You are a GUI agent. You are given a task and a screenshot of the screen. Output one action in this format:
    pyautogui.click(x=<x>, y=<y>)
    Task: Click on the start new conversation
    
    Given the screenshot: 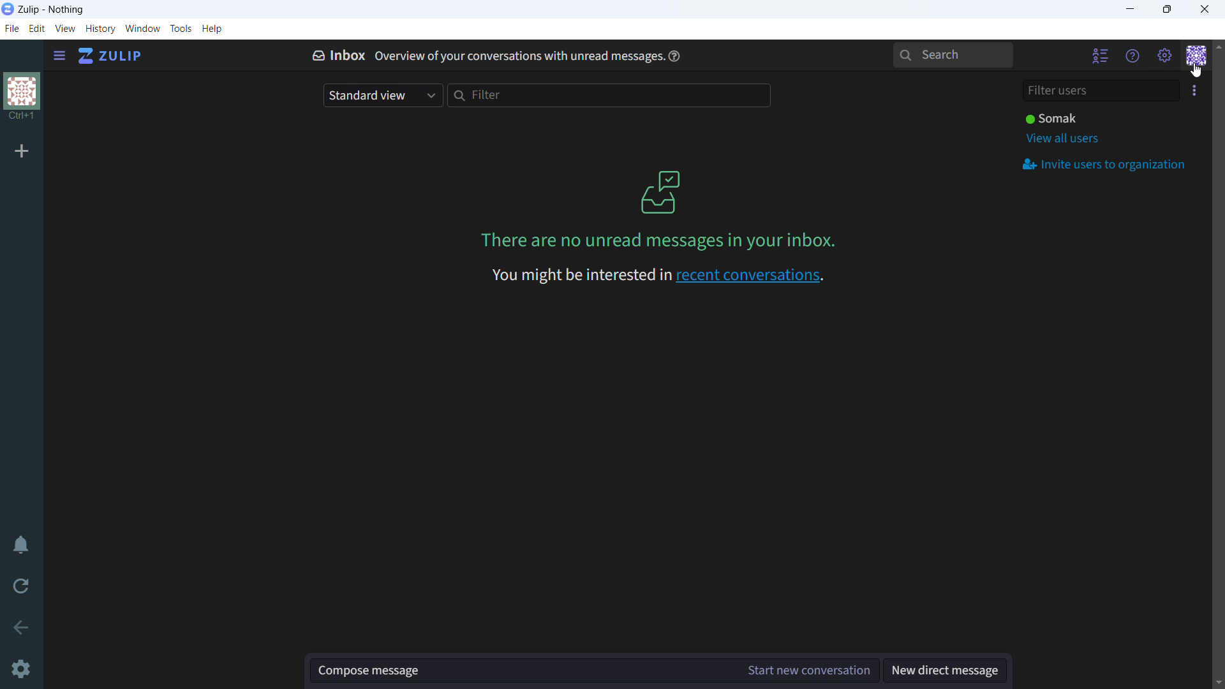 What is the action you would take?
    pyautogui.click(x=810, y=670)
    